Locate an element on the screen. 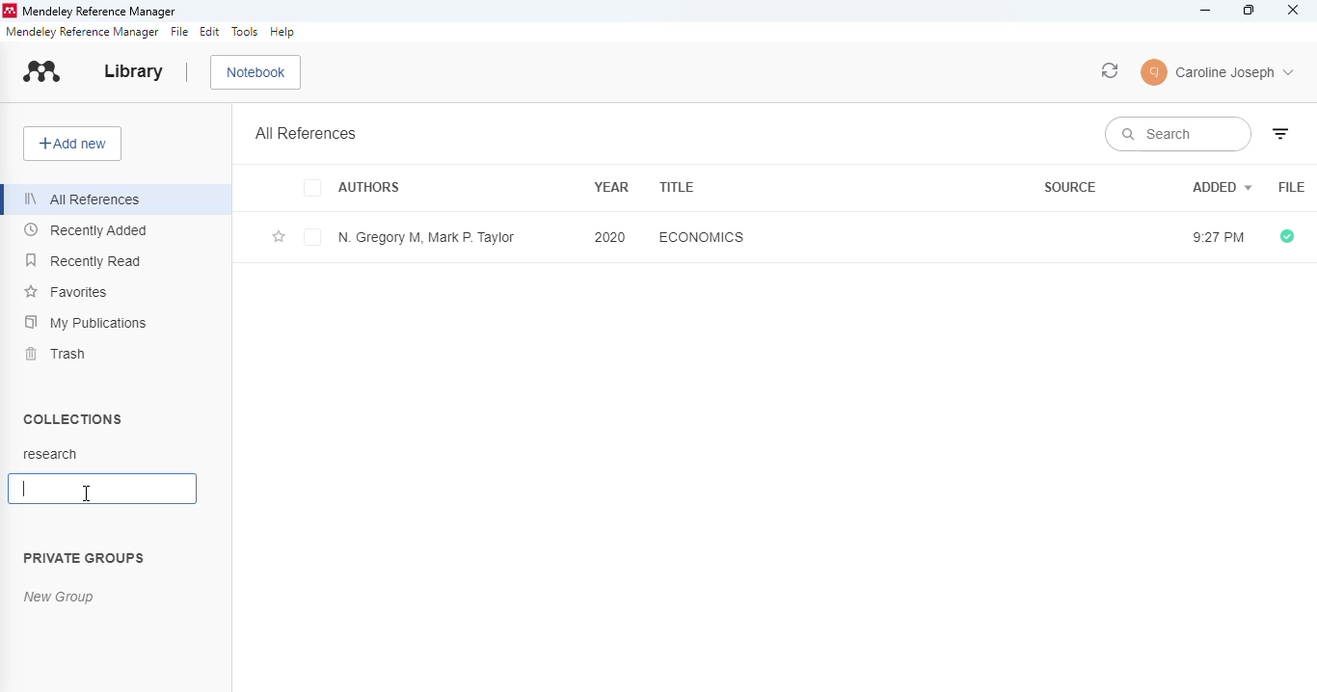 The image size is (1317, 692). recently added is located at coordinates (86, 231).